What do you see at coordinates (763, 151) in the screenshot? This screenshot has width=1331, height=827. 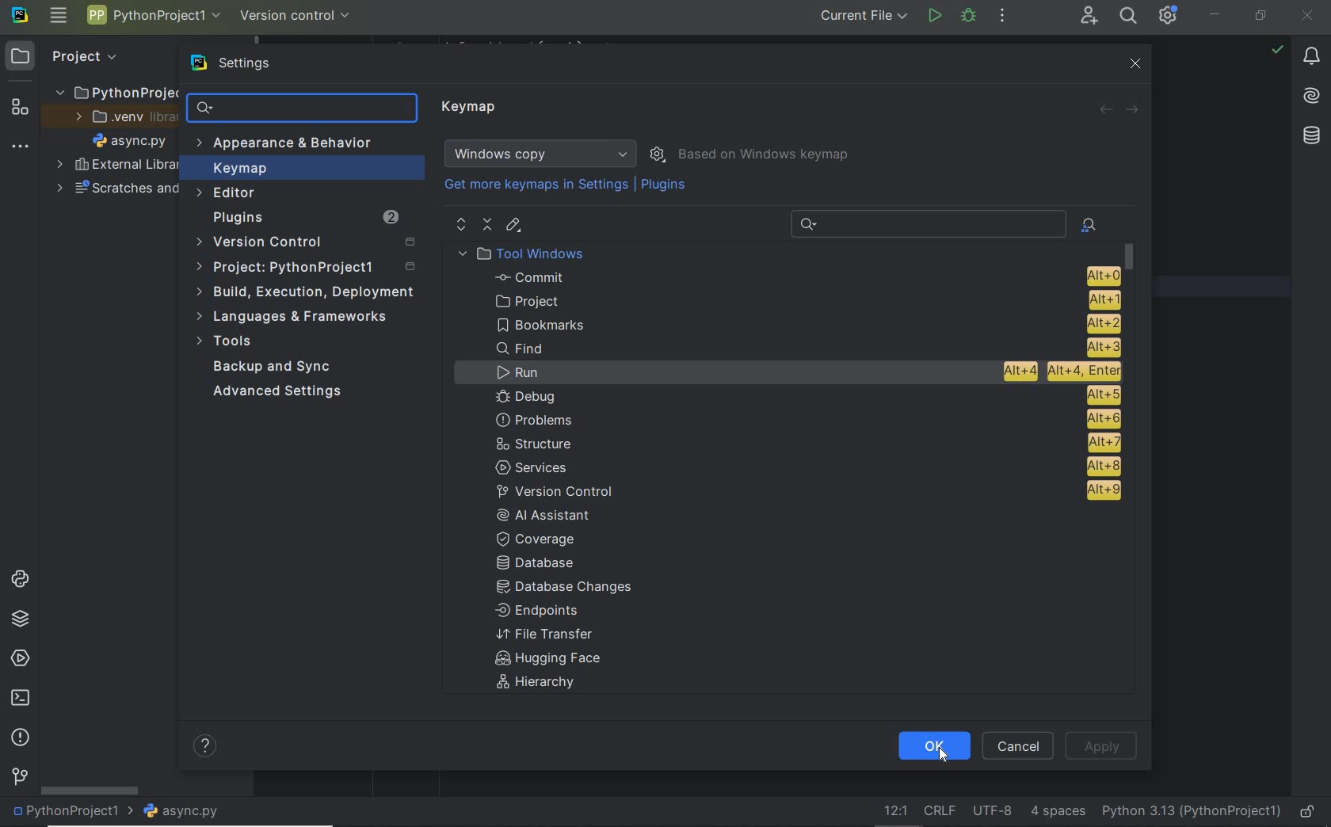 I see `Based on Windows keymap` at bounding box center [763, 151].